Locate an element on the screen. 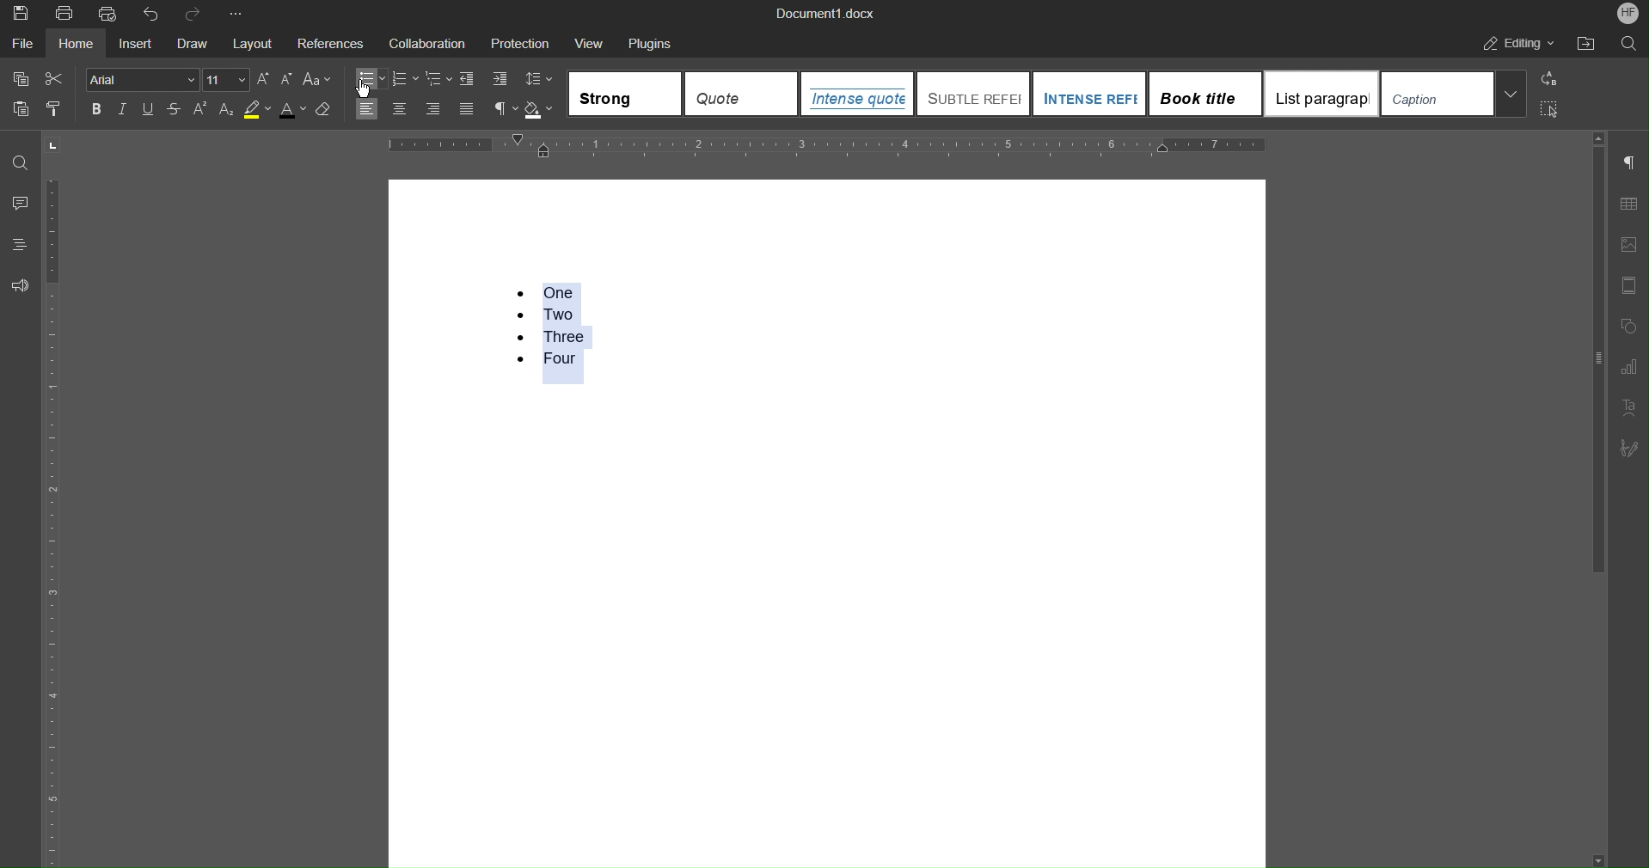 This screenshot has width=1649, height=868. Superscript is located at coordinates (203, 110).